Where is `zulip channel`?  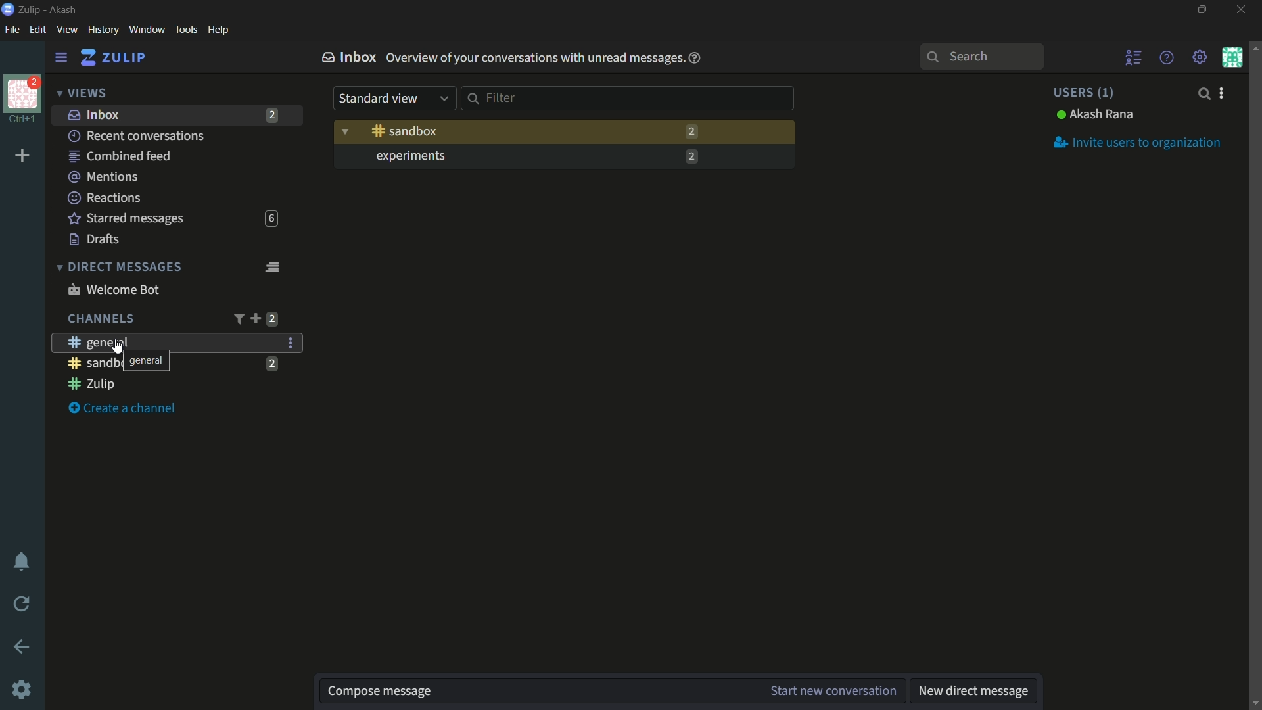
zulip channel is located at coordinates (91, 385).